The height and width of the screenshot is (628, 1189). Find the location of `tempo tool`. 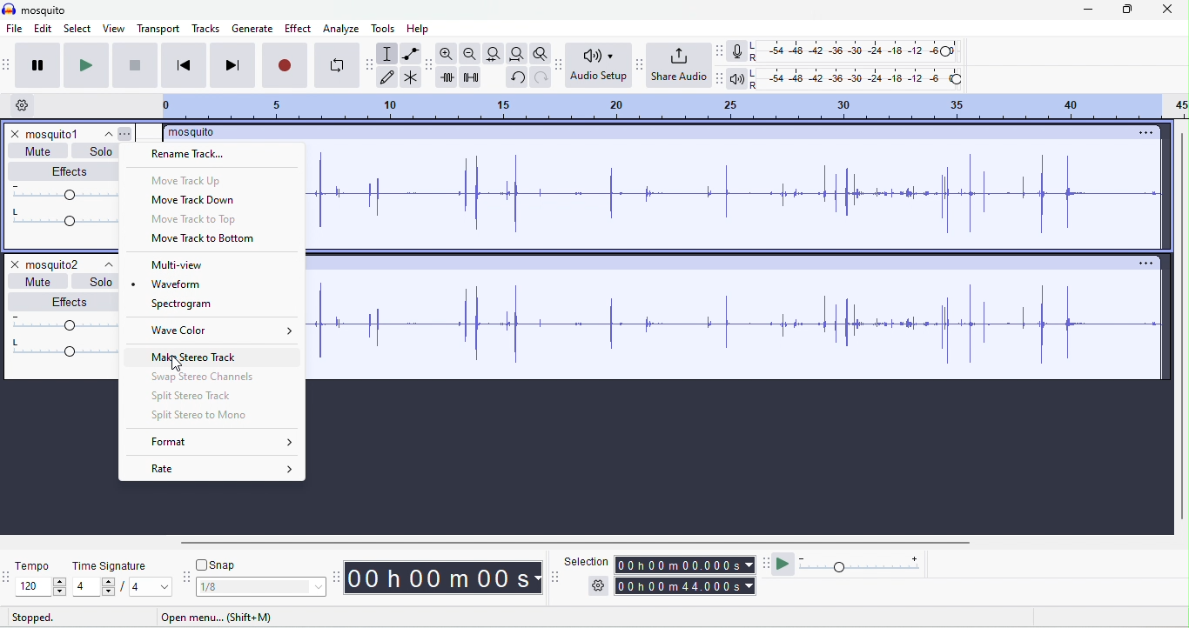

tempo tool is located at coordinates (8, 578).